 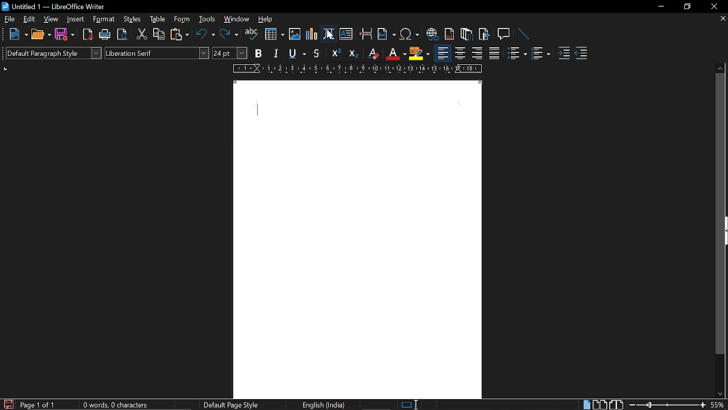 I want to click on subscript, so click(x=351, y=53).